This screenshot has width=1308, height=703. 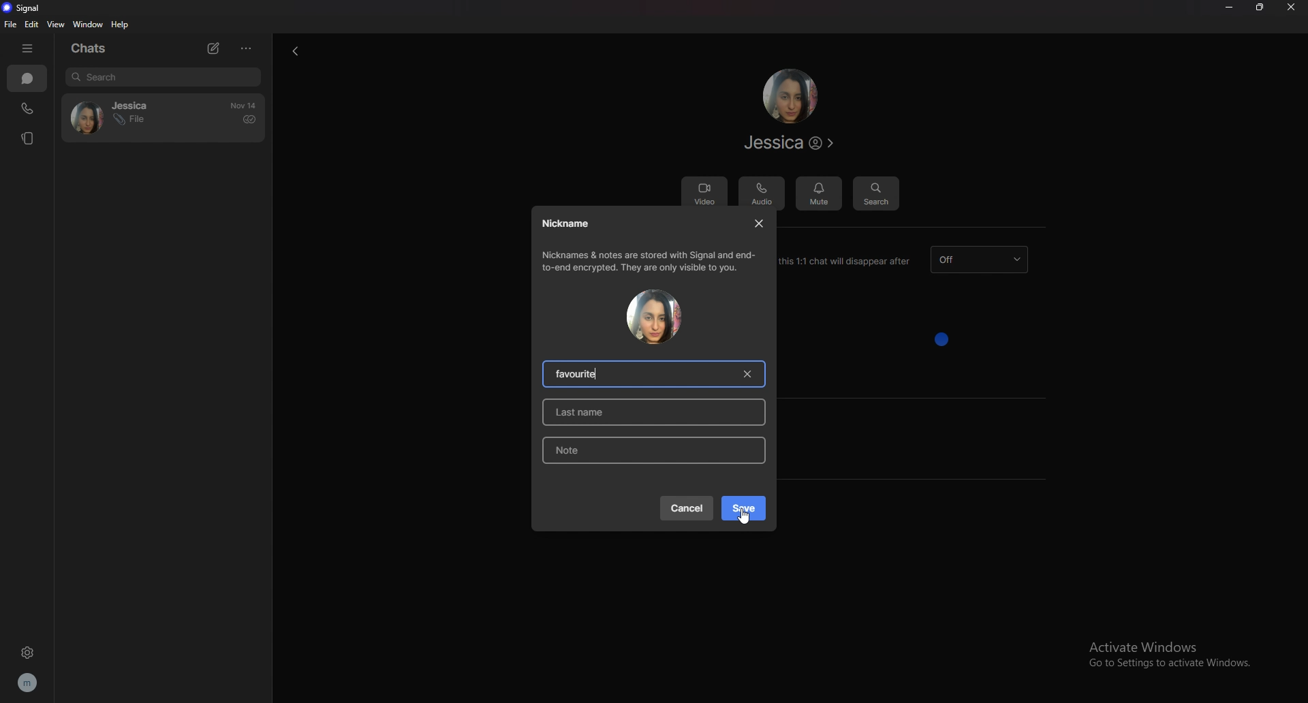 What do you see at coordinates (22, 7) in the screenshot?
I see `signal` at bounding box center [22, 7].